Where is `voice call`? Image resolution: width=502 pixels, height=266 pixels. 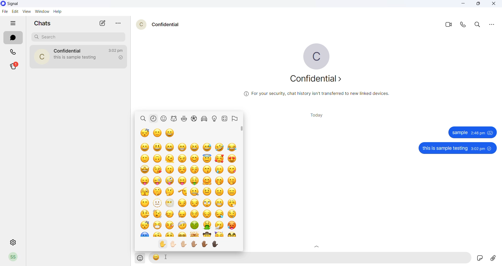 voice call is located at coordinates (463, 25).